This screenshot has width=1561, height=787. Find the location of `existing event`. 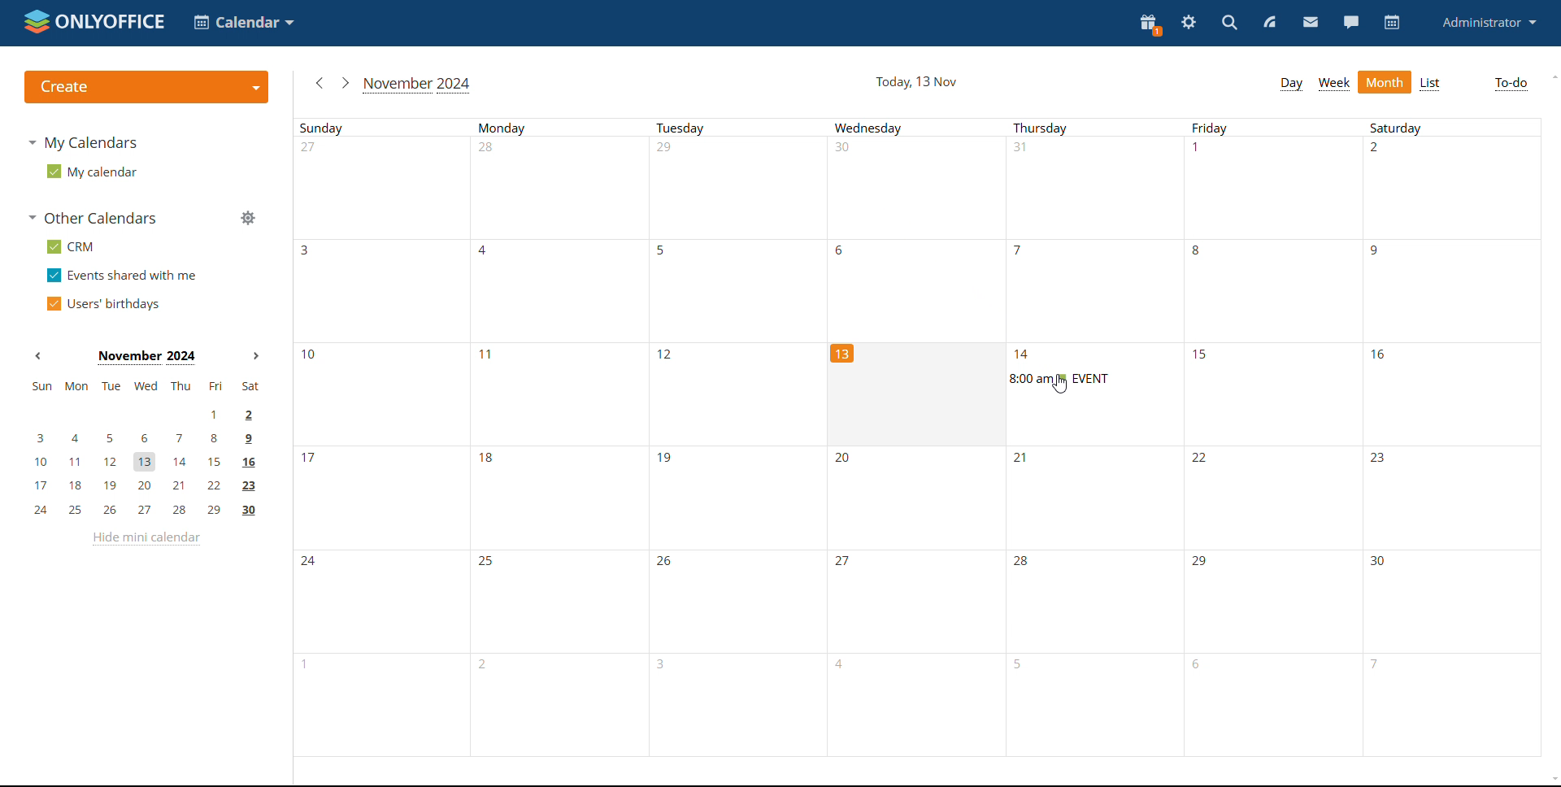

existing event is located at coordinates (1058, 378).